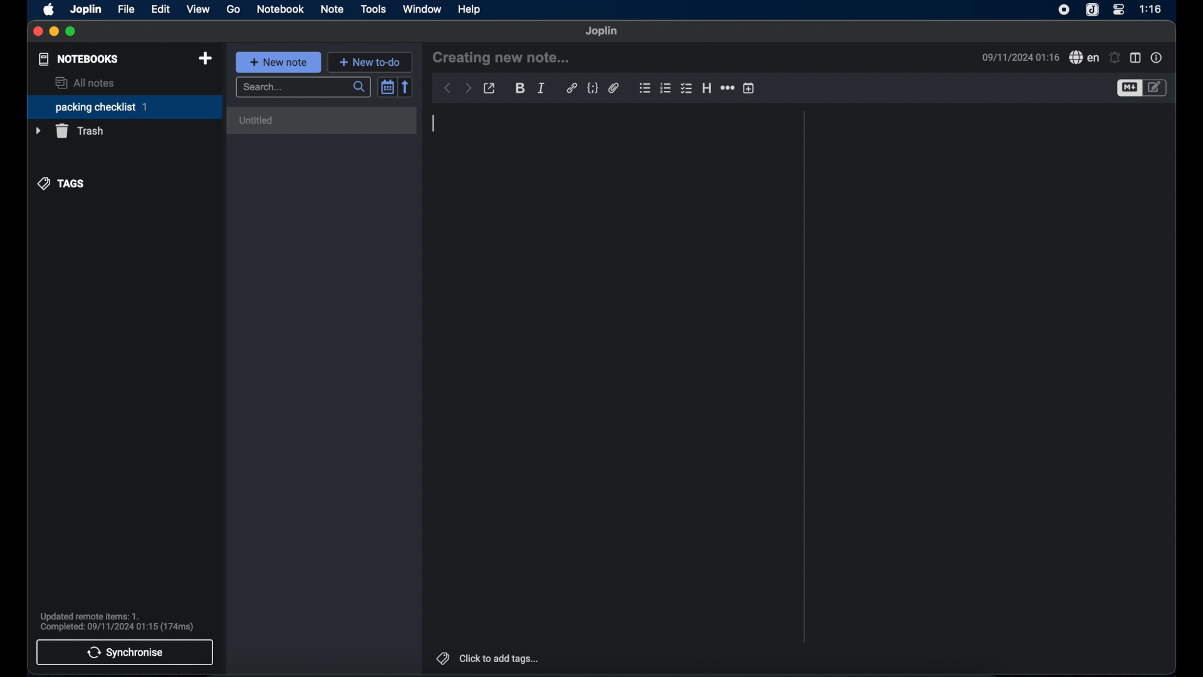 Image resolution: width=1203 pixels, height=677 pixels. What do you see at coordinates (370, 61) in the screenshot?
I see `new to do` at bounding box center [370, 61].